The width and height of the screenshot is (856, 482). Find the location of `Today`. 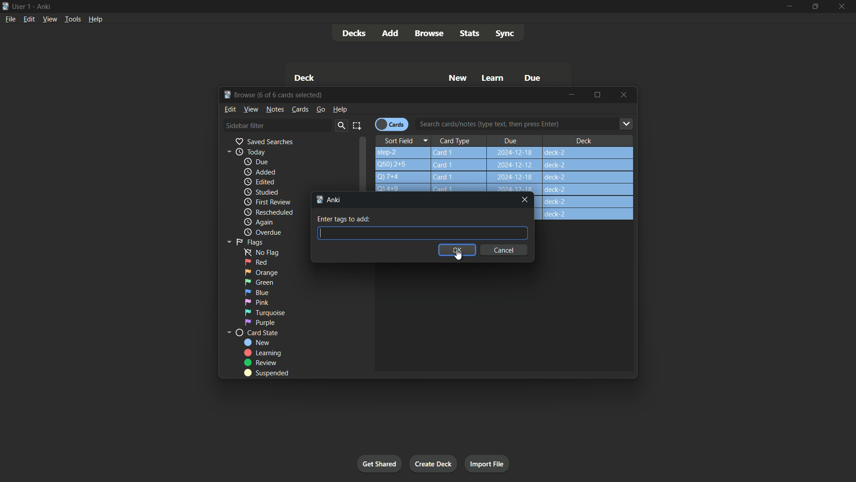

Today is located at coordinates (243, 152).